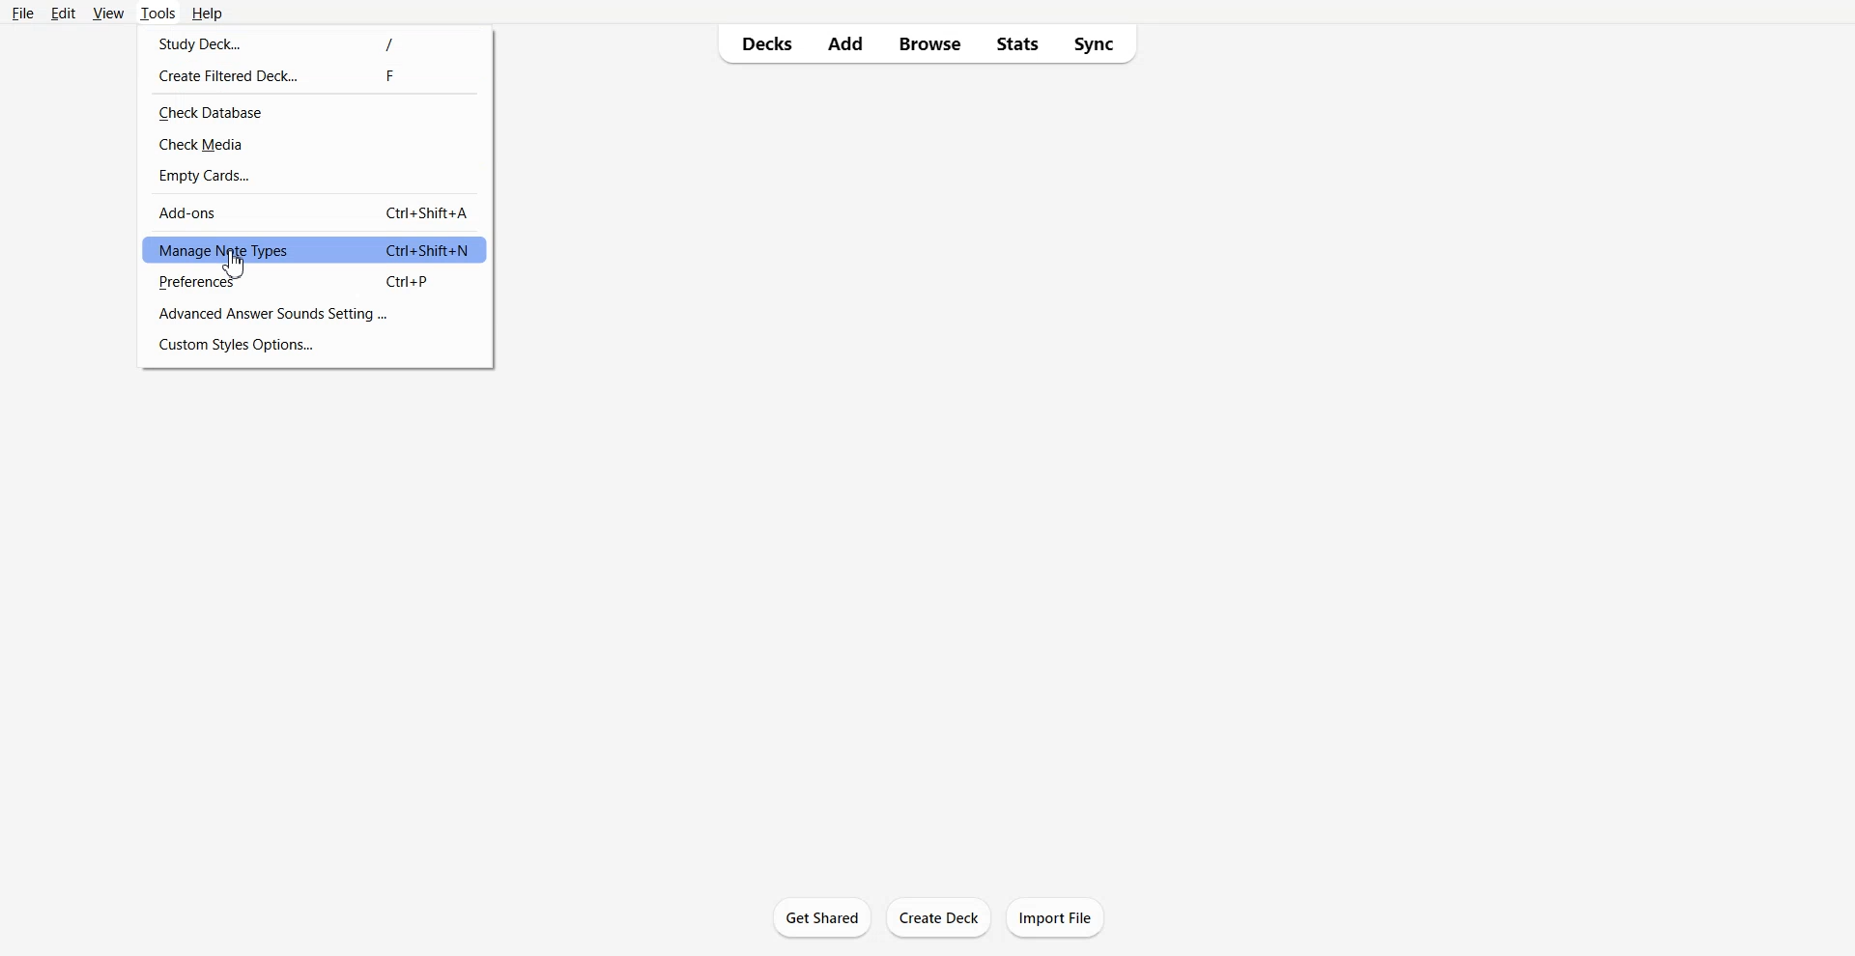 The width and height of the screenshot is (1855, 956). What do you see at coordinates (930, 44) in the screenshot?
I see `Browse` at bounding box center [930, 44].